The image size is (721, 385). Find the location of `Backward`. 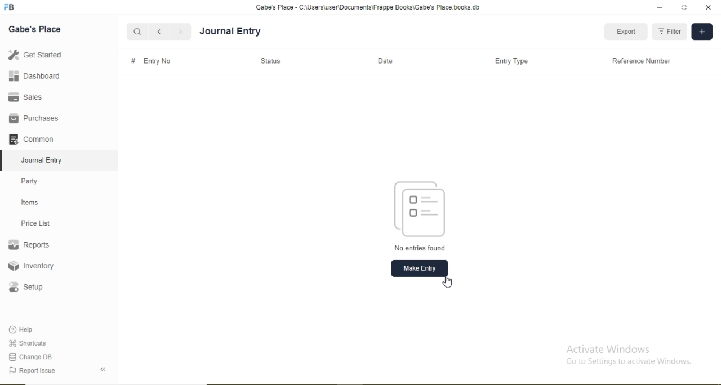

Backward is located at coordinates (159, 32).